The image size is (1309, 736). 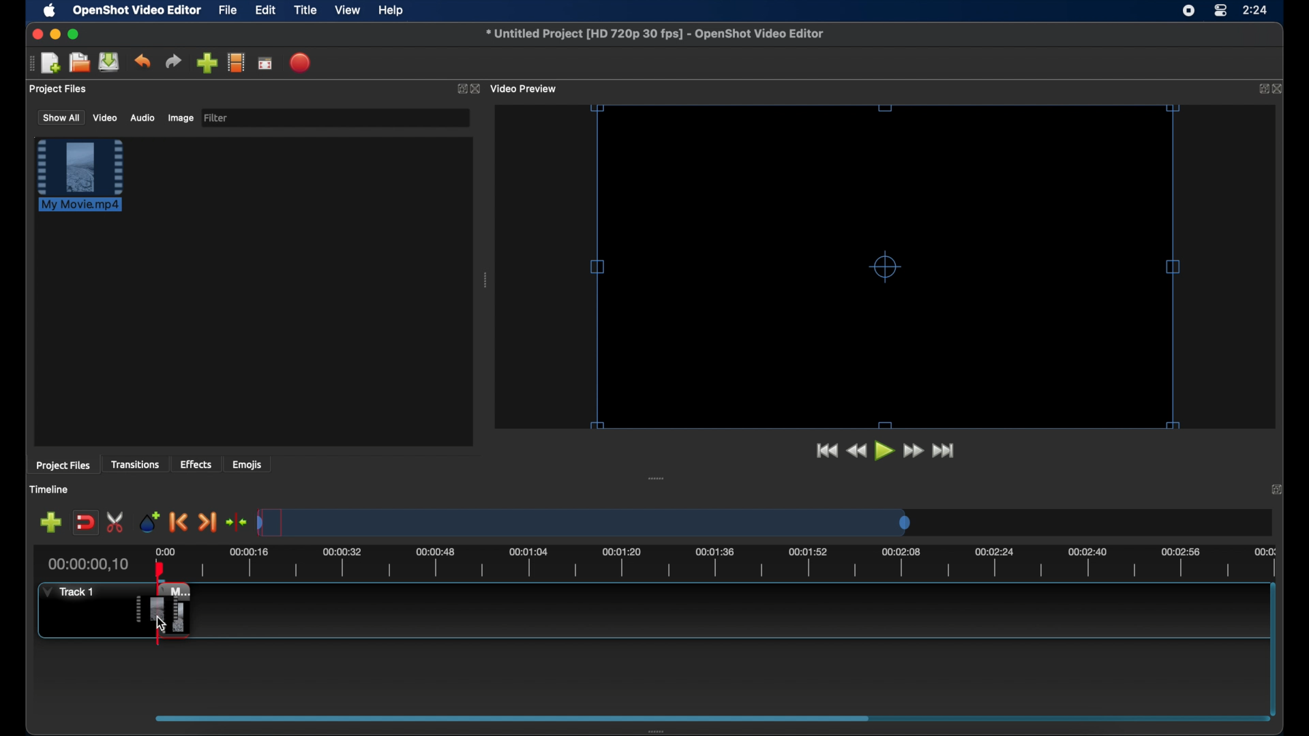 I want to click on full screen, so click(x=265, y=64).